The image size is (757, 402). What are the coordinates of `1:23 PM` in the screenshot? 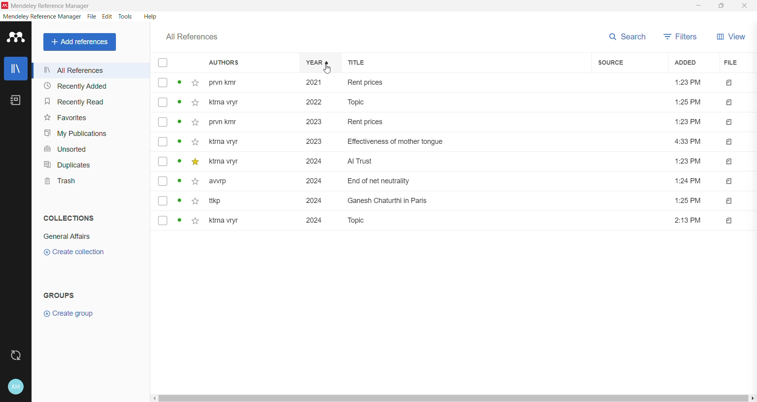 It's located at (688, 81).